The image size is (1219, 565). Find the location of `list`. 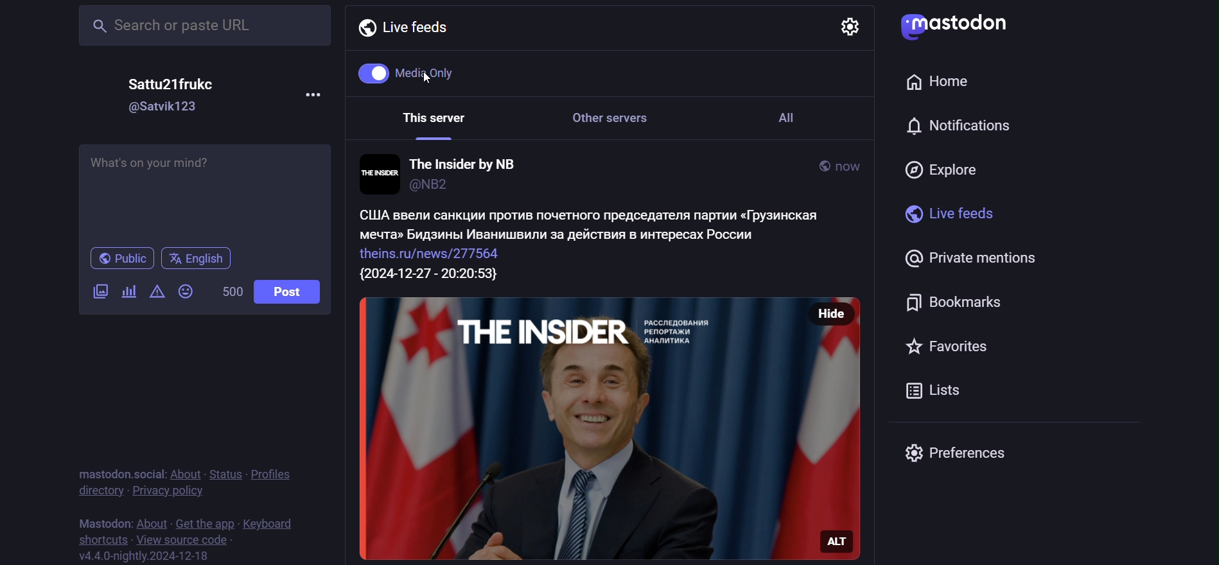

list is located at coordinates (938, 392).